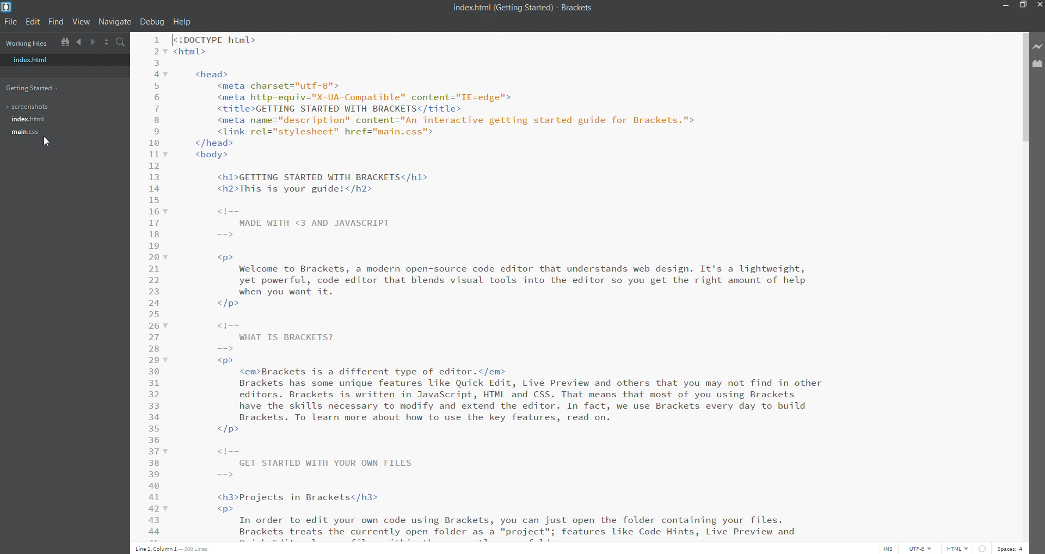 The height and width of the screenshot is (554, 1045). I want to click on working  files, so click(28, 42).